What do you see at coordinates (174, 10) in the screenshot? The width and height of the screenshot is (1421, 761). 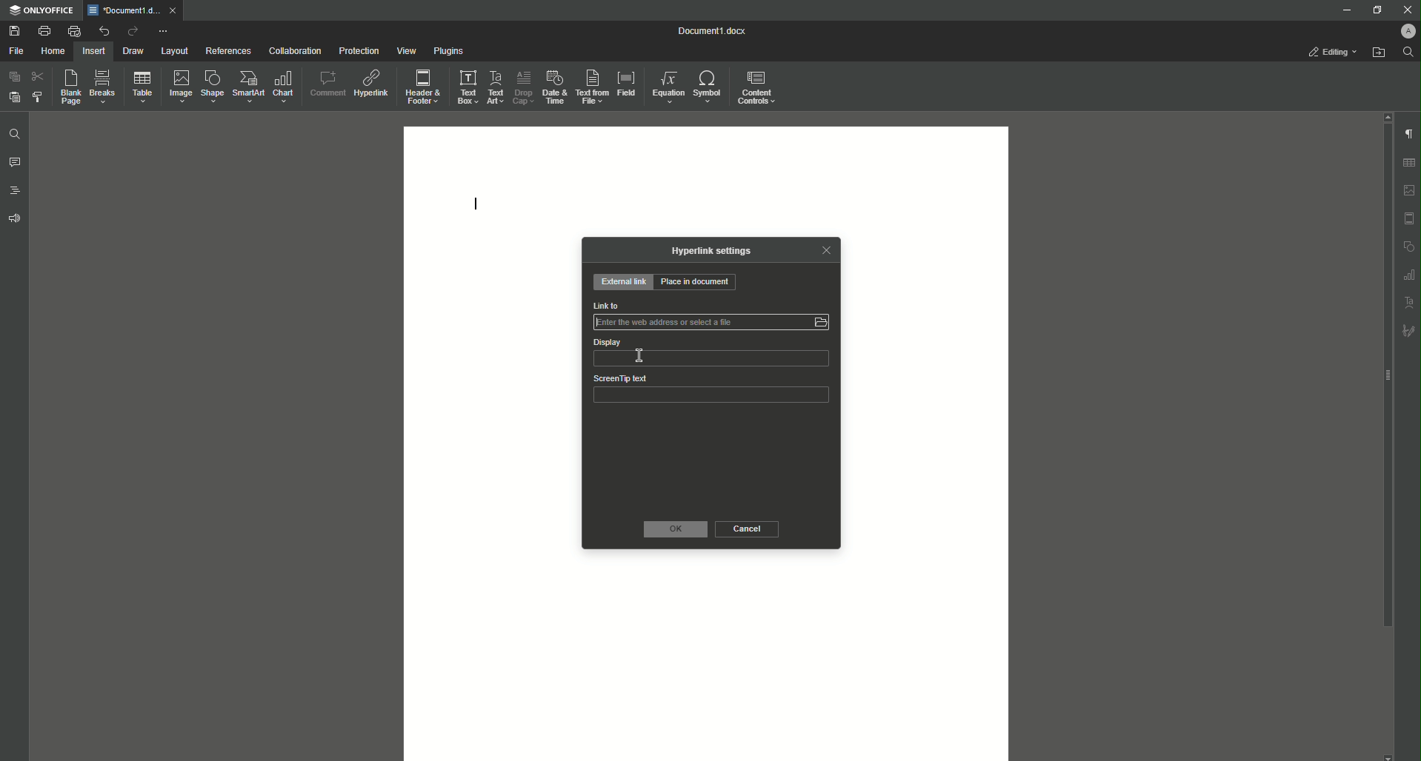 I see `close` at bounding box center [174, 10].